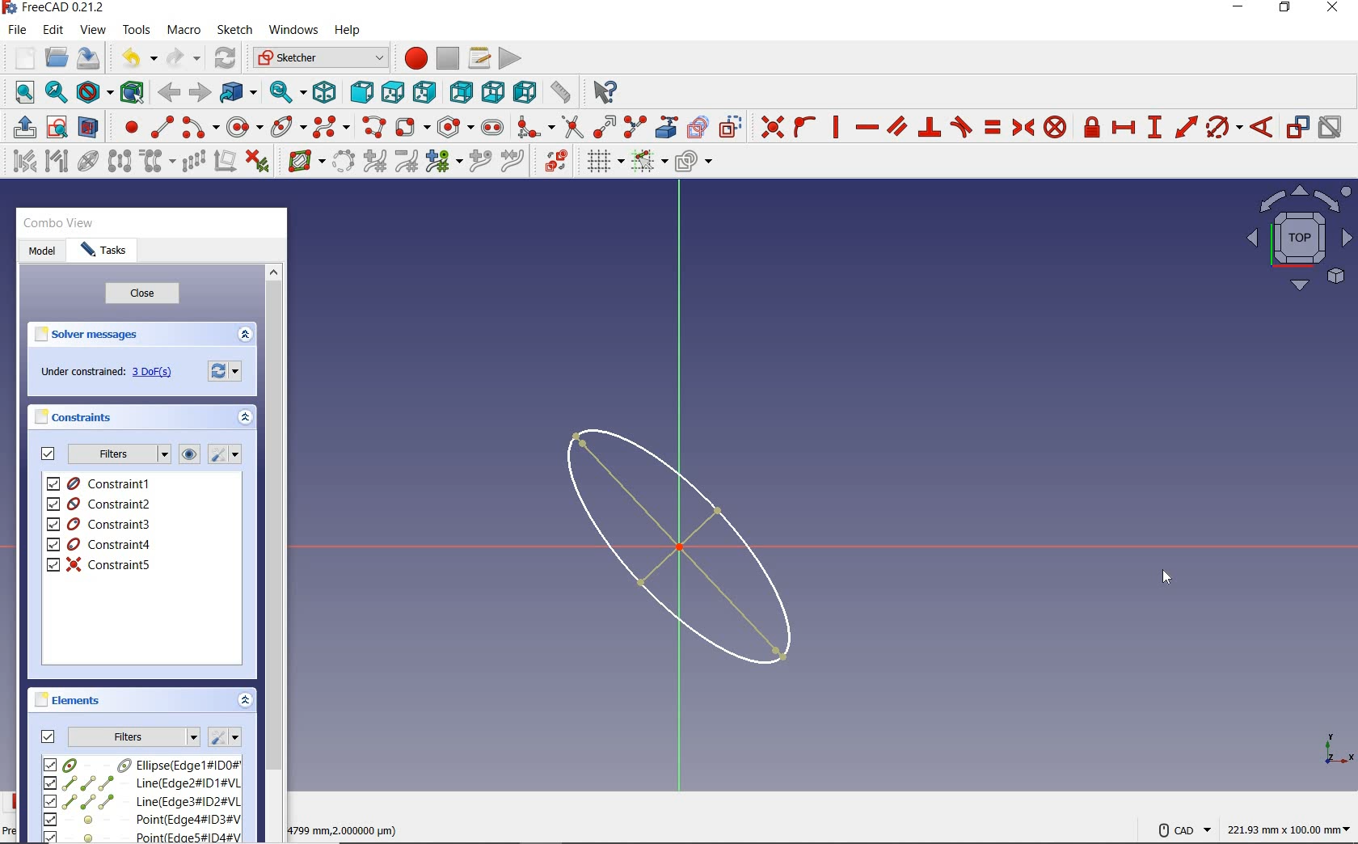 The height and width of the screenshot is (844, 1358). I want to click on constrain perpendicular, so click(930, 127).